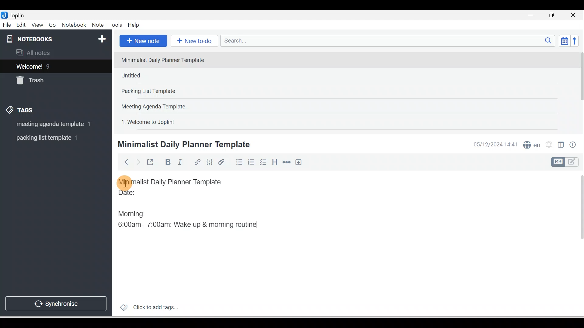 This screenshot has width=584, height=328. What do you see at coordinates (45, 79) in the screenshot?
I see `Trash` at bounding box center [45, 79].